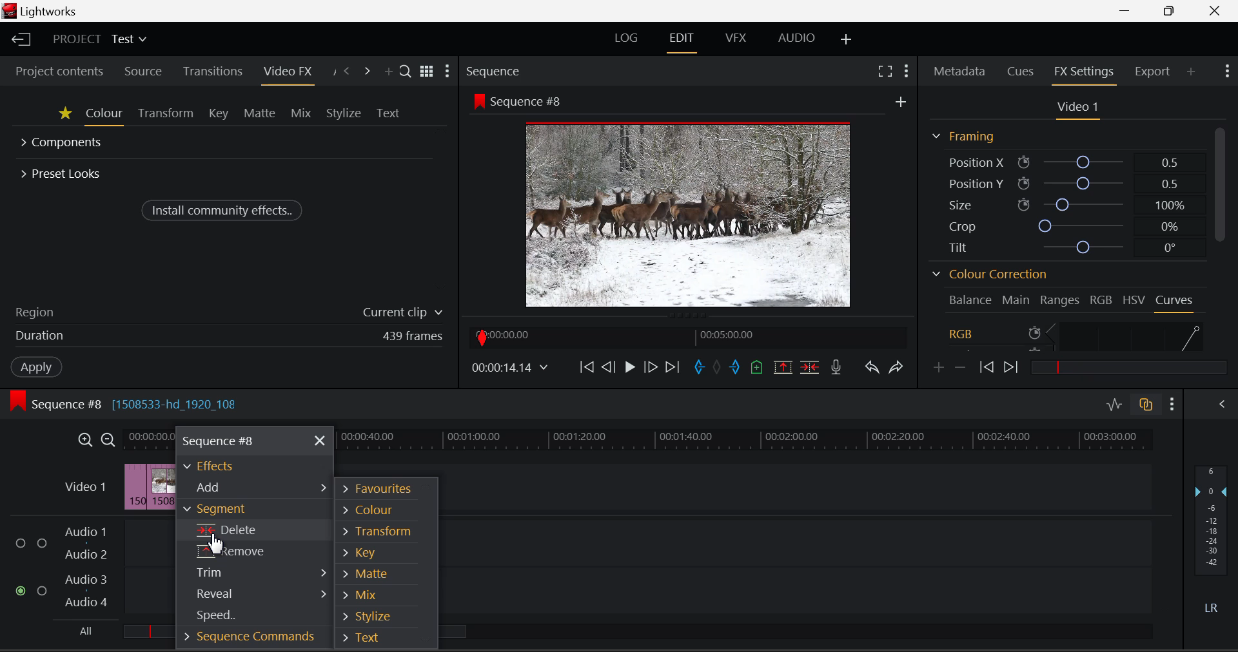  Describe the element at coordinates (374, 573) in the screenshot. I see `Matte` at that location.